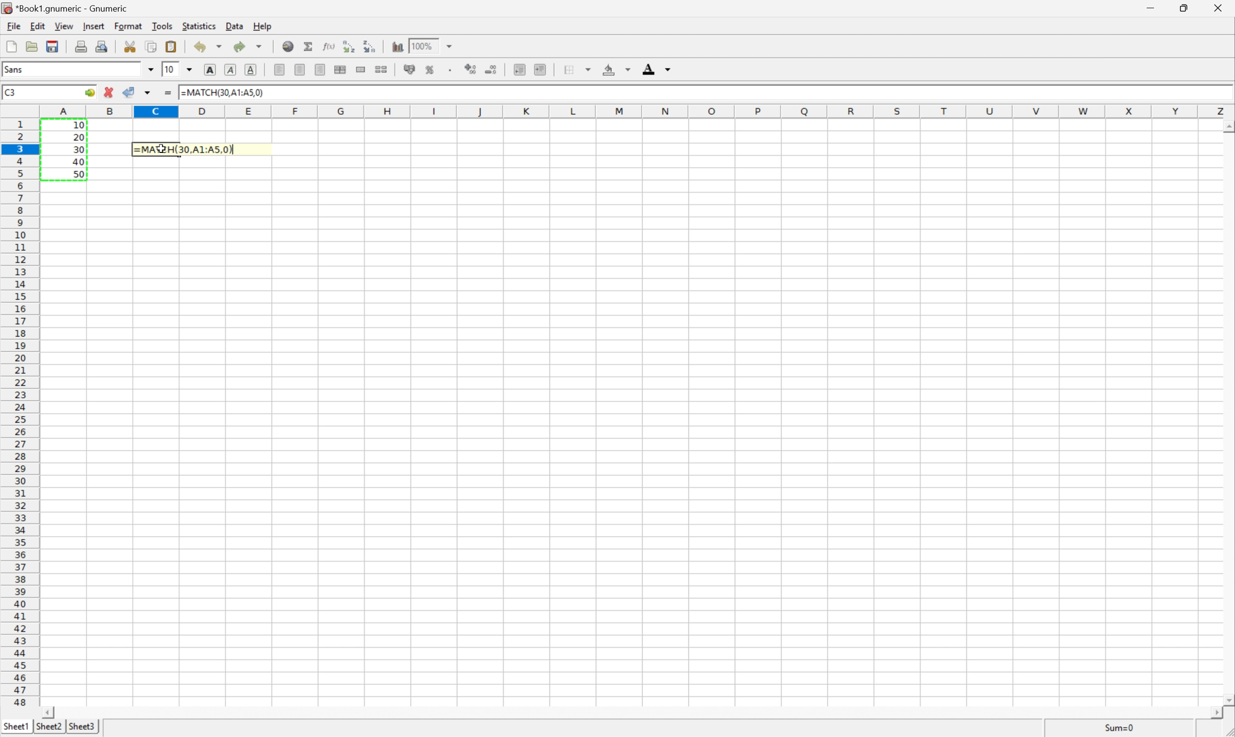  What do you see at coordinates (287, 46) in the screenshot?
I see `Insert a hyperlink` at bounding box center [287, 46].